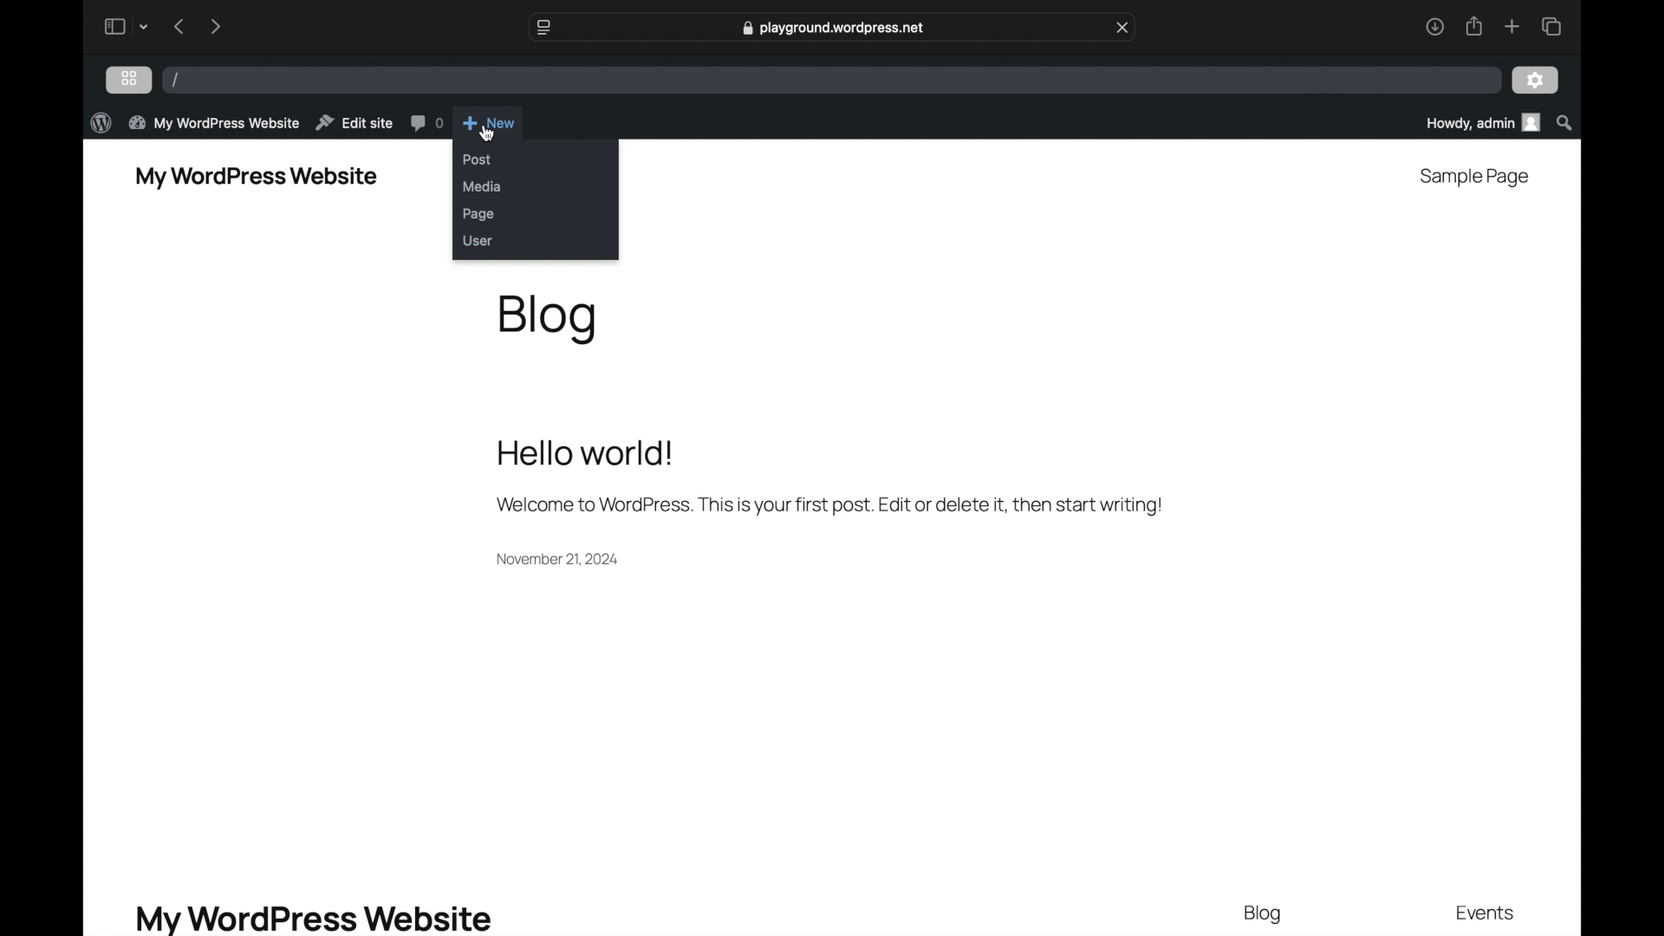  I want to click on share, so click(1472, 27).